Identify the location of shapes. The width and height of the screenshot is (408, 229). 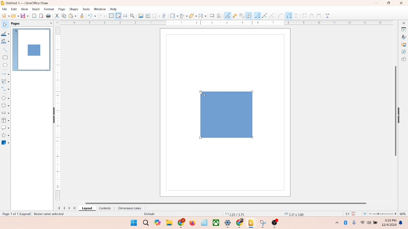
(225, 114).